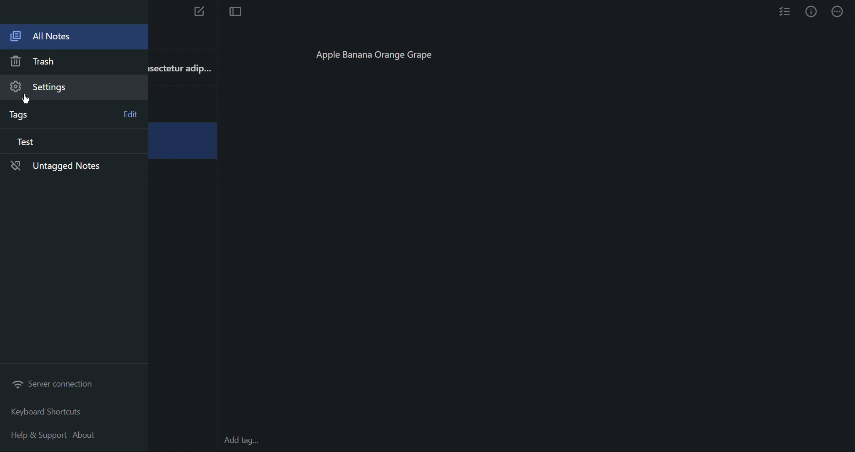  What do you see at coordinates (246, 441) in the screenshot?
I see `Add tag` at bounding box center [246, 441].